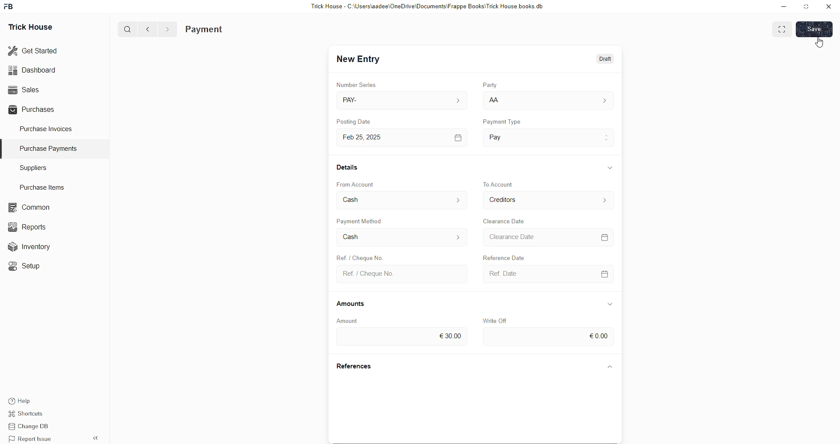 This screenshot has height=444, width=840. What do you see at coordinates (494, 101) in the screenshot?
I see ` AA` at bounding box center [494, 101].